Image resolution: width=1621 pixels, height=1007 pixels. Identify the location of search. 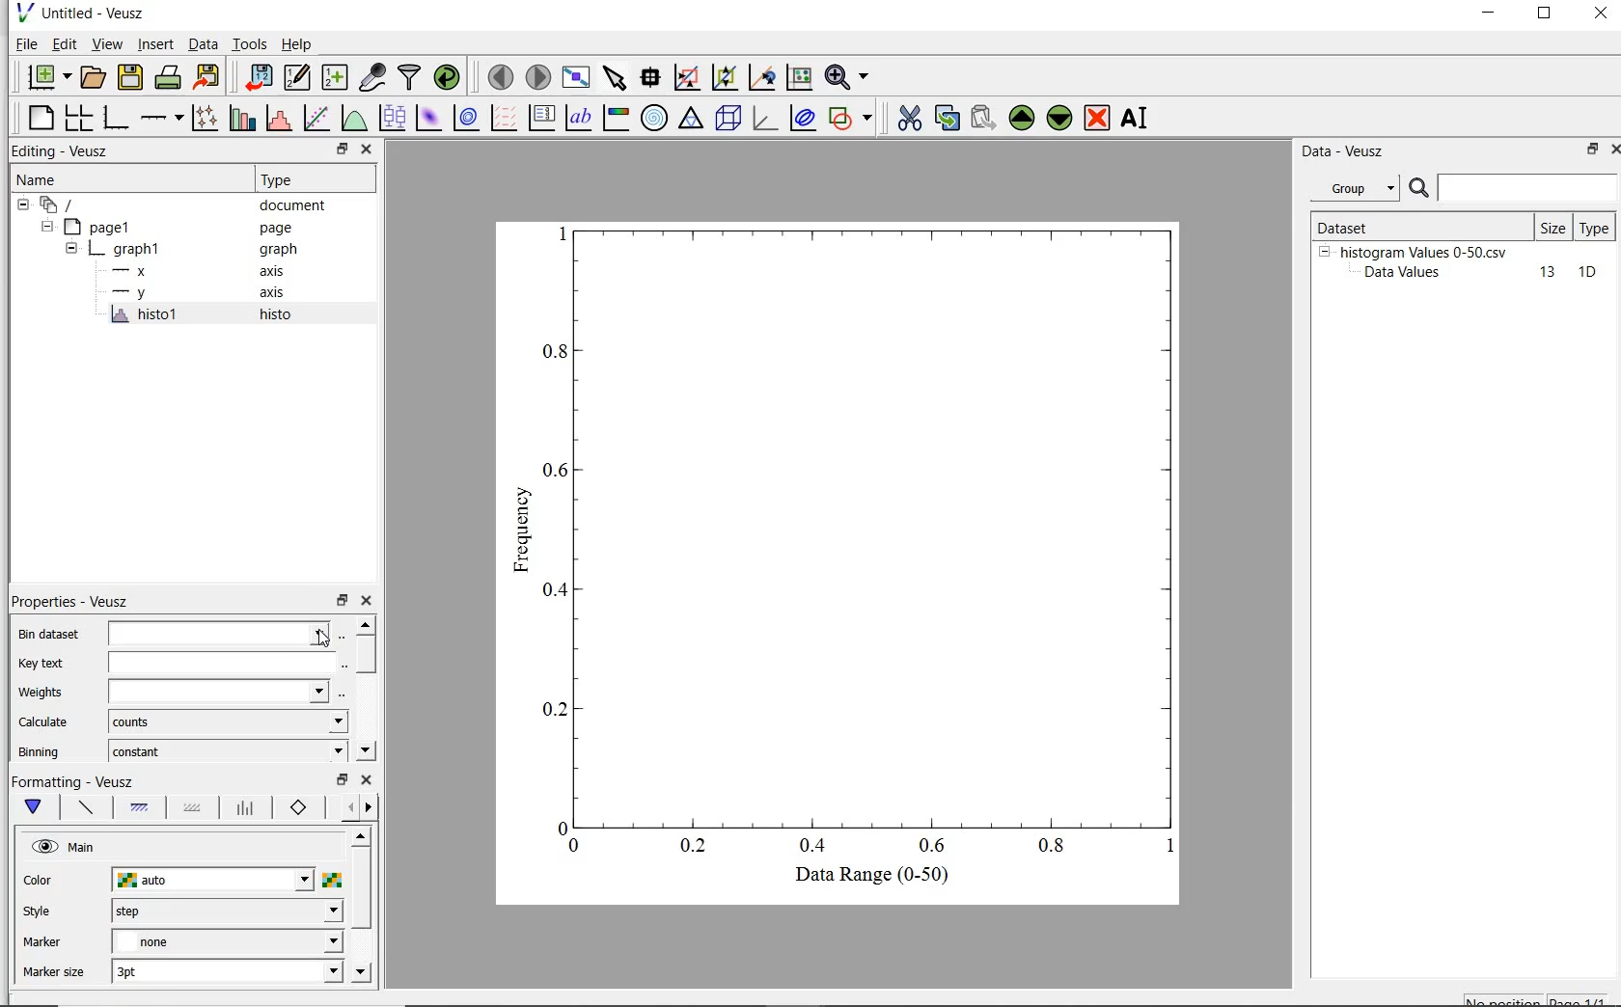
(1420, 189).